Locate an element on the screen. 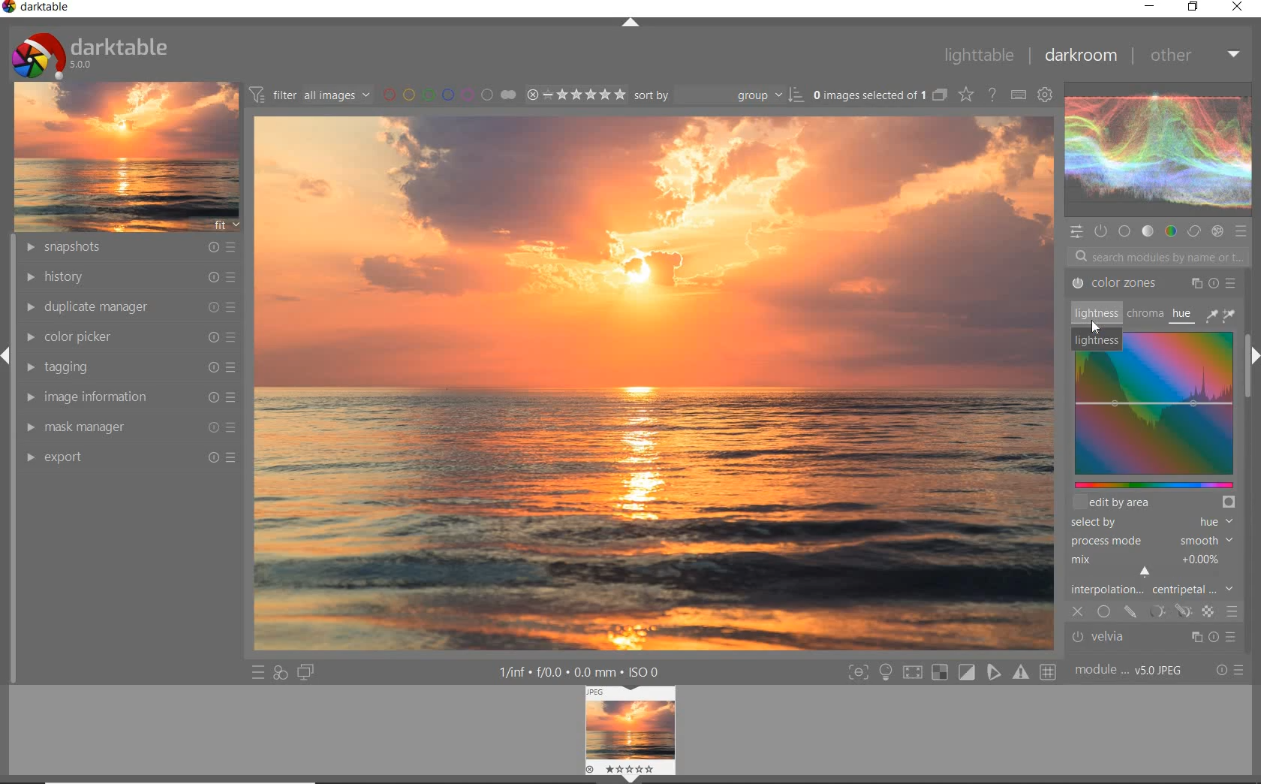 The height and width of the screenshot is (784, 1261). other is located at coordinates (1197, 59).